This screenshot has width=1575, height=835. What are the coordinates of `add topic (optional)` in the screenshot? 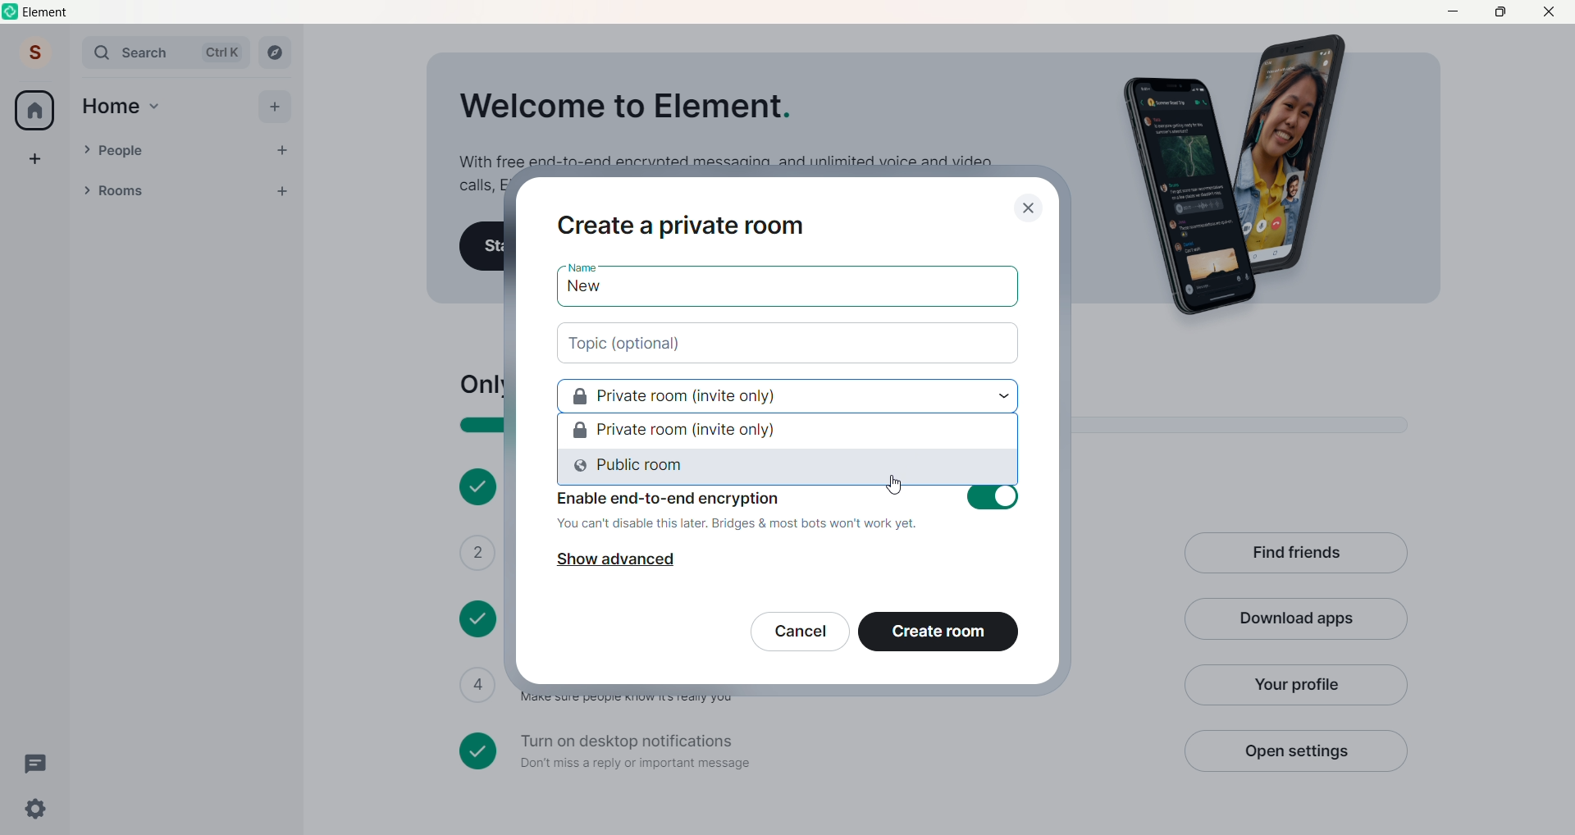 It's located at (789, 344).